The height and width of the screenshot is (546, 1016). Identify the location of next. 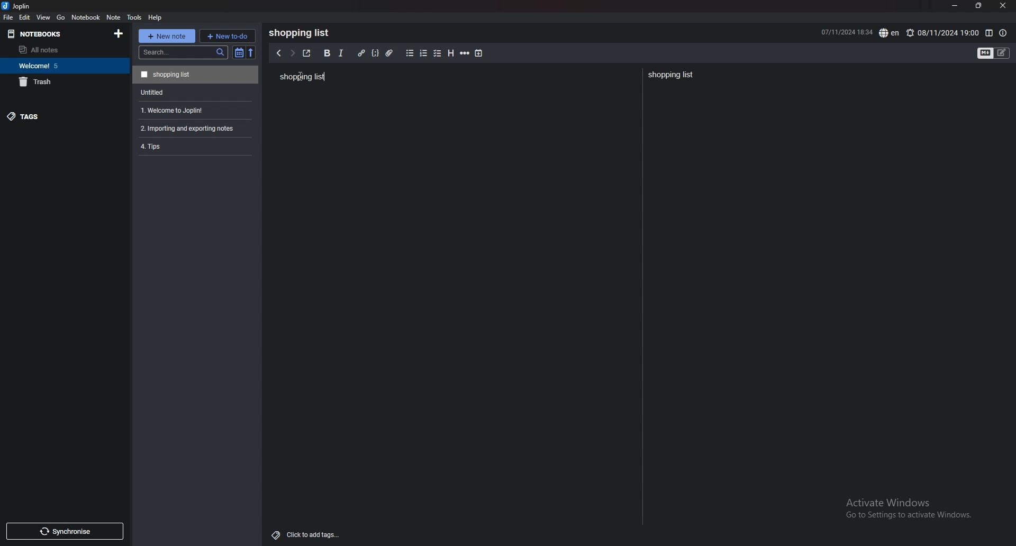
(292, 53).